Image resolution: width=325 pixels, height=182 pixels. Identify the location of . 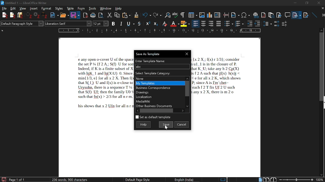
(29, 15).